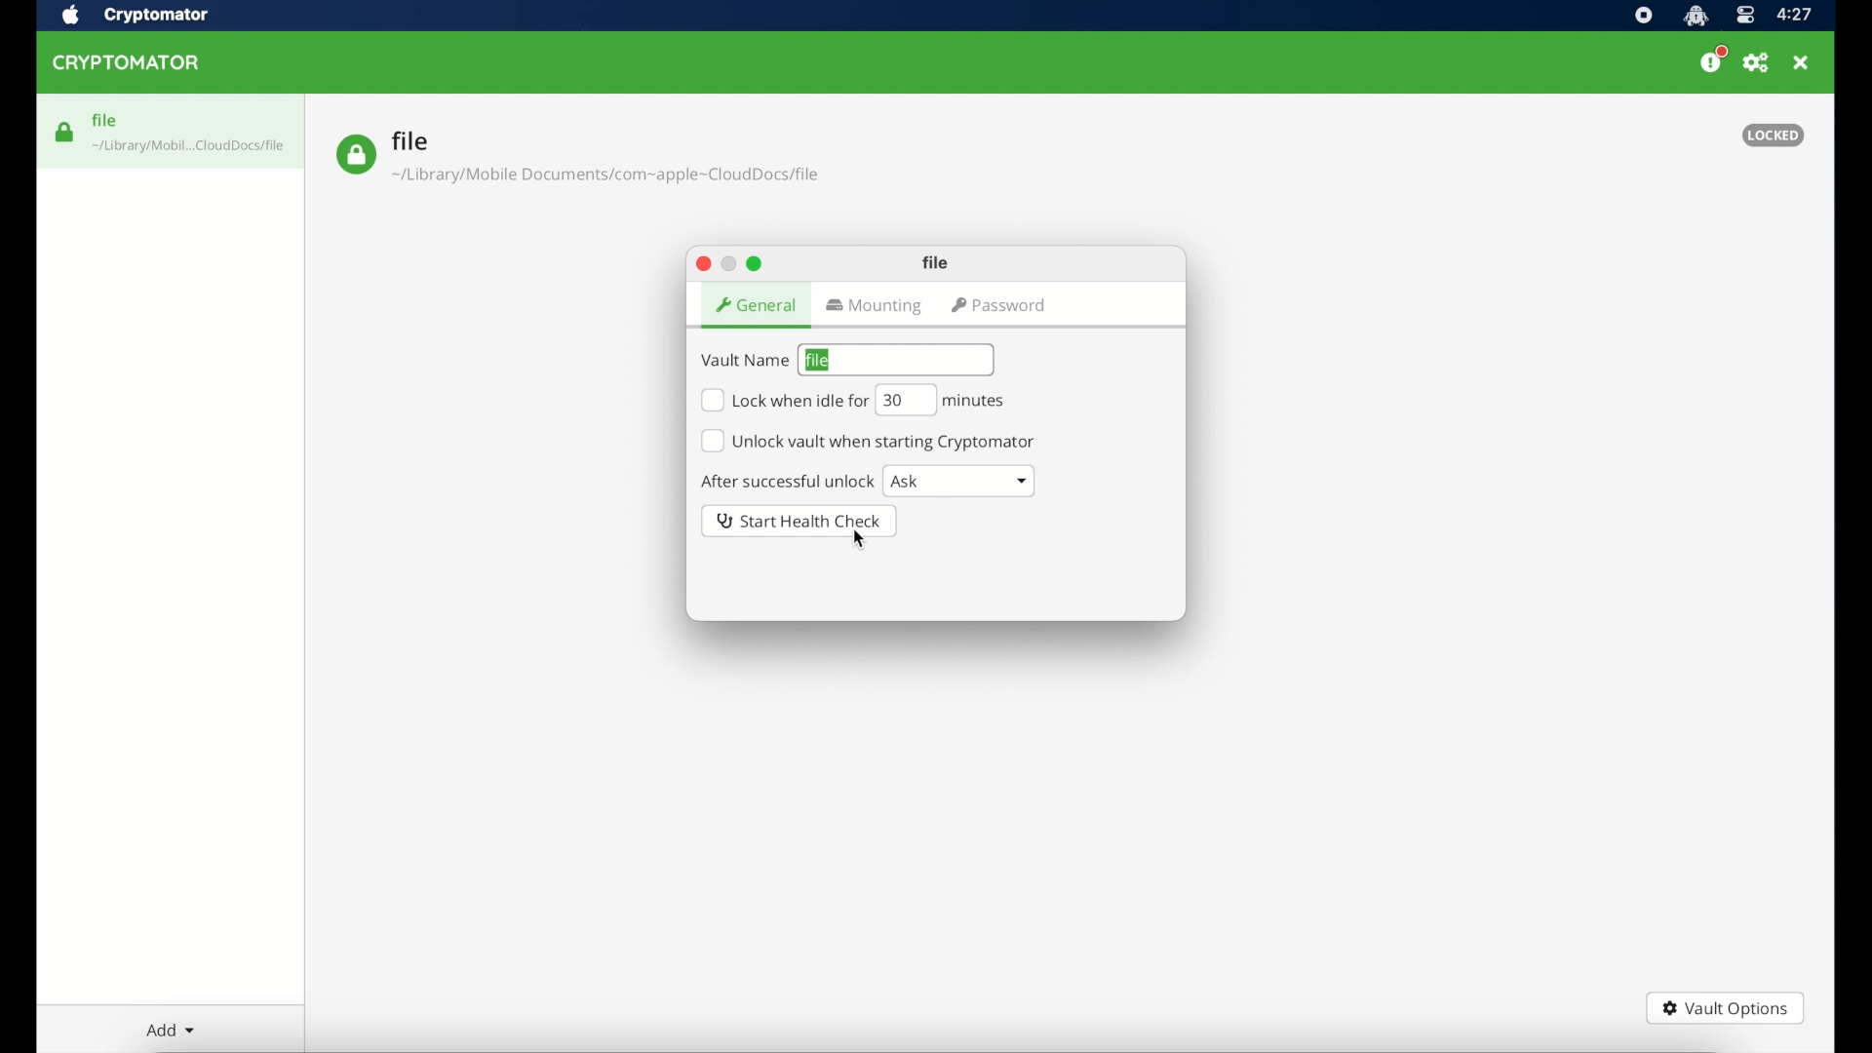 The height and width of the screenshot is (1053, 1872). I want to click on close, so click(1803, 63).